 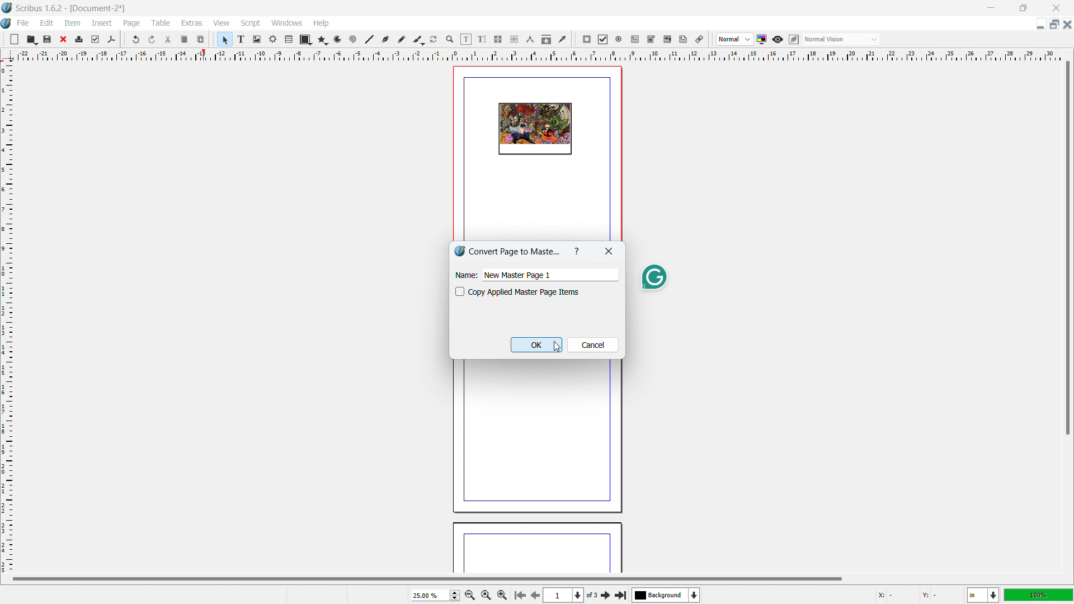 What do you see at coordinates (323, 40) in the screenshot?
I see `polygon` at bounding box center [323, 40].